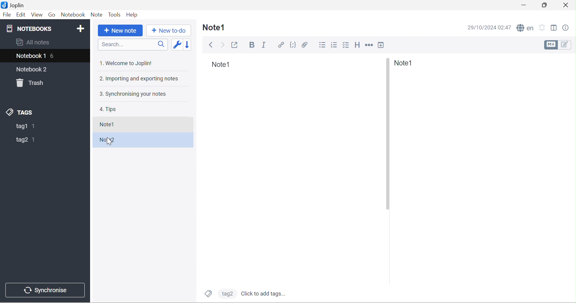 The height and width of the screenshot is (303, 576). I want to click on Back, so click(211, 45).